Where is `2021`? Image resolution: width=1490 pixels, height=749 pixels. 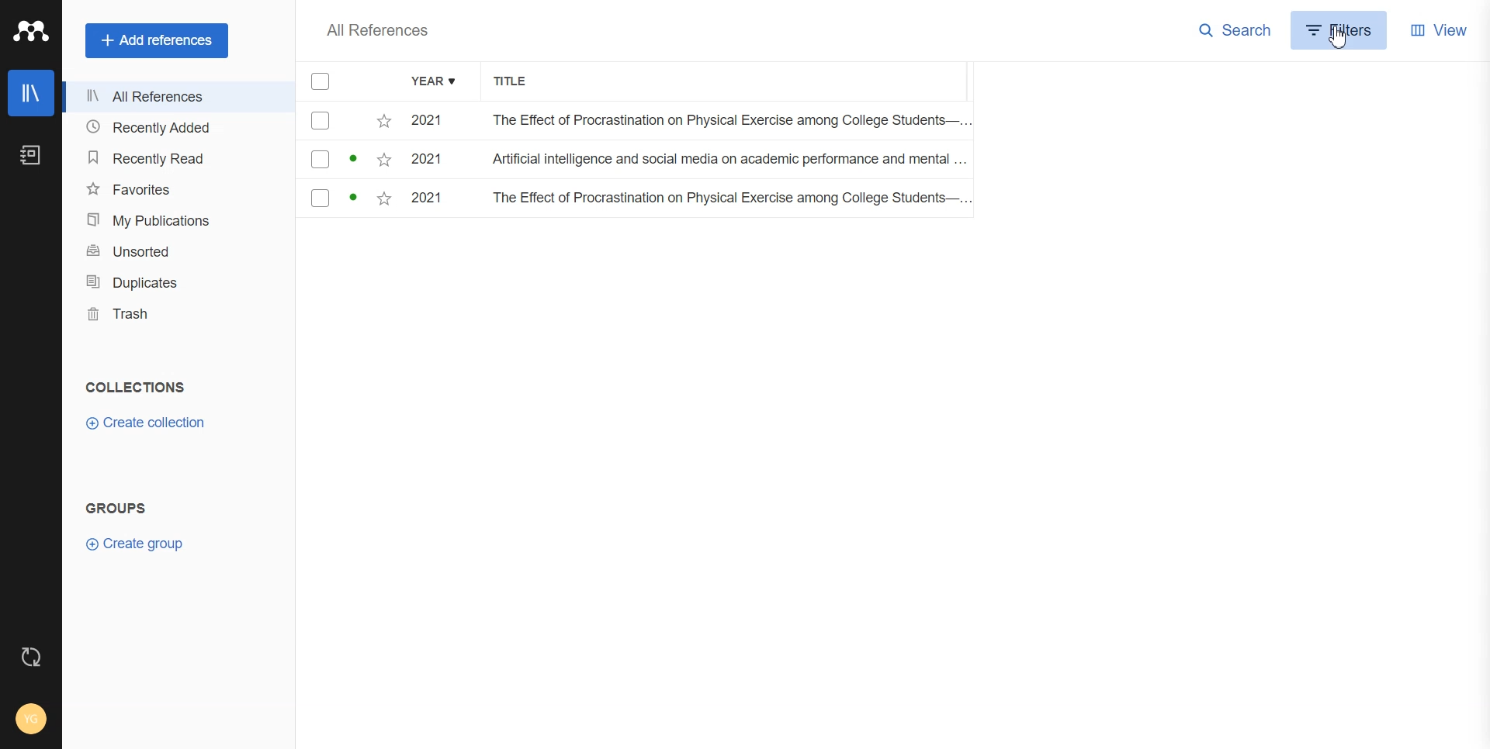
2021 is located at coordinates (432, 121).